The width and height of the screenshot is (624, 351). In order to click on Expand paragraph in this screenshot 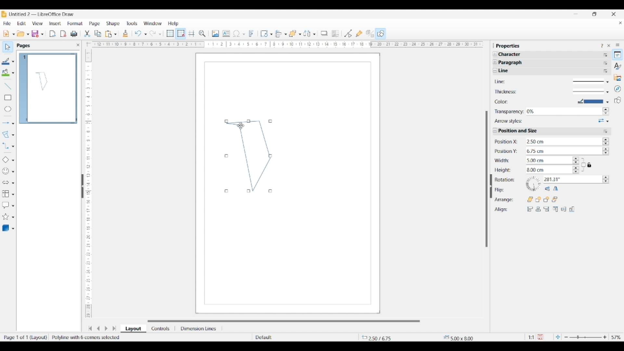, I will do `click(495, 62)`.